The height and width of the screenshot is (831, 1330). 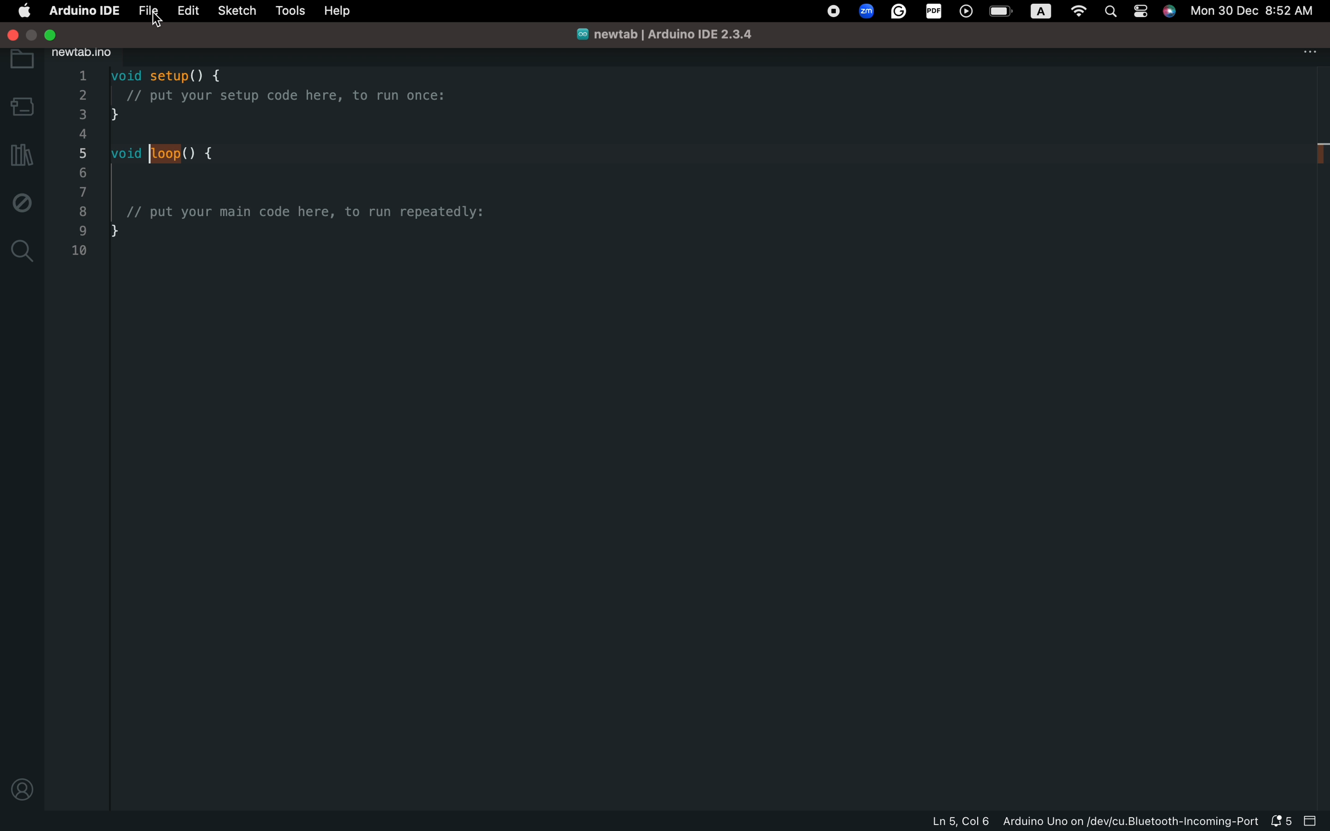 What do you see at coordinates (20, 248) in the screenshot?
I see `search` at bounding box center [20, 248].